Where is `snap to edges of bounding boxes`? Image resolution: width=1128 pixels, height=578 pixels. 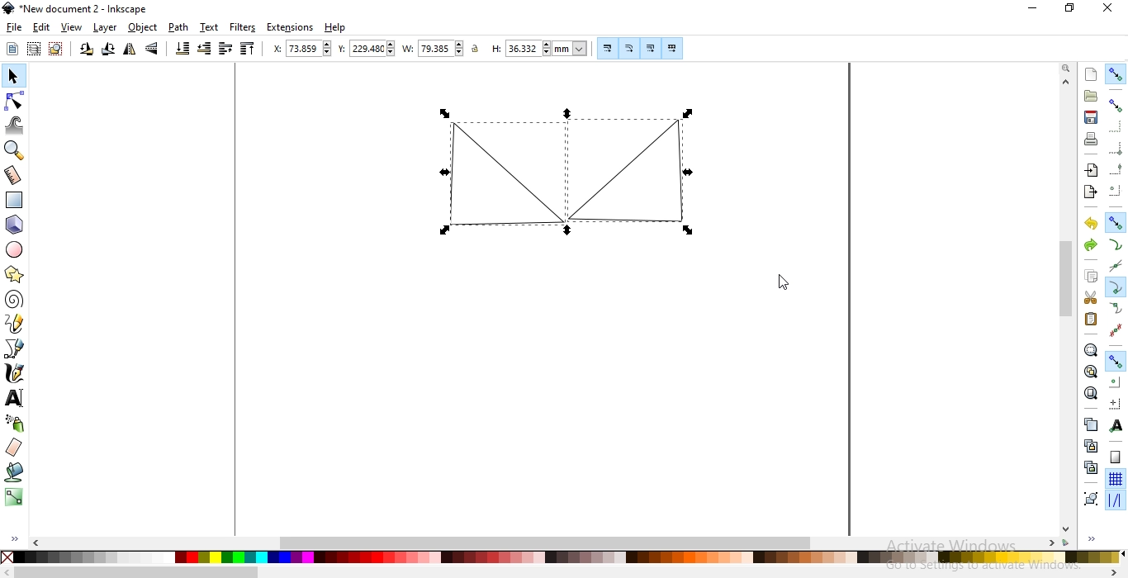 snap to edges of bounding boxes is located at coordinates (1117, 126).